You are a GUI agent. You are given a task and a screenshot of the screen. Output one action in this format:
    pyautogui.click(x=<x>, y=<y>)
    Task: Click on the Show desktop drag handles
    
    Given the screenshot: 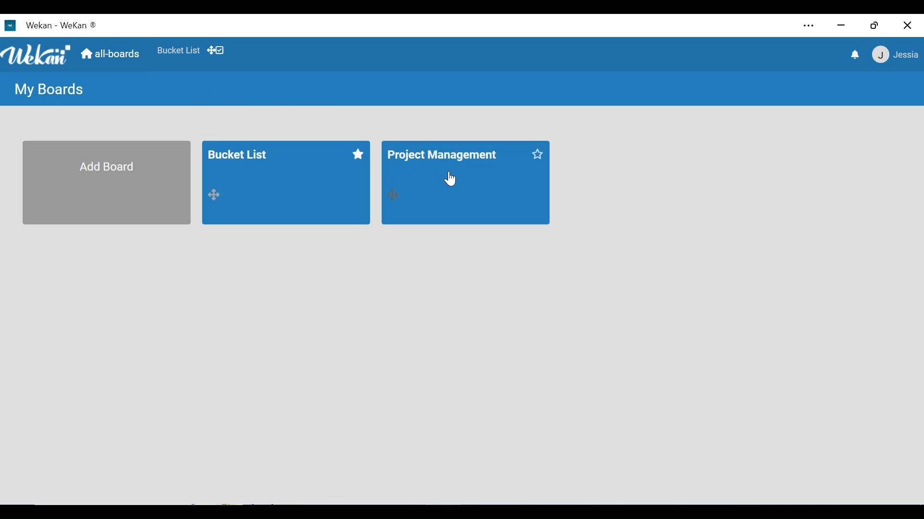 What is the action you would take?
    pyautogui.click(x=218, y=50)
    